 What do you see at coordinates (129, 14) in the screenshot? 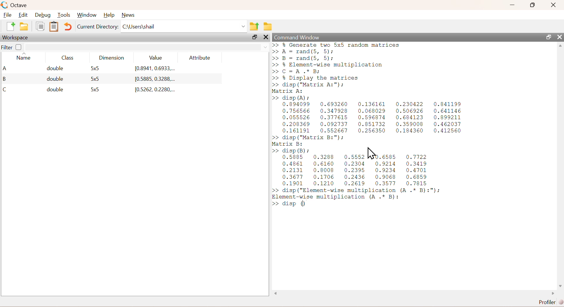
I see `News` at bounding box center [129, 14].